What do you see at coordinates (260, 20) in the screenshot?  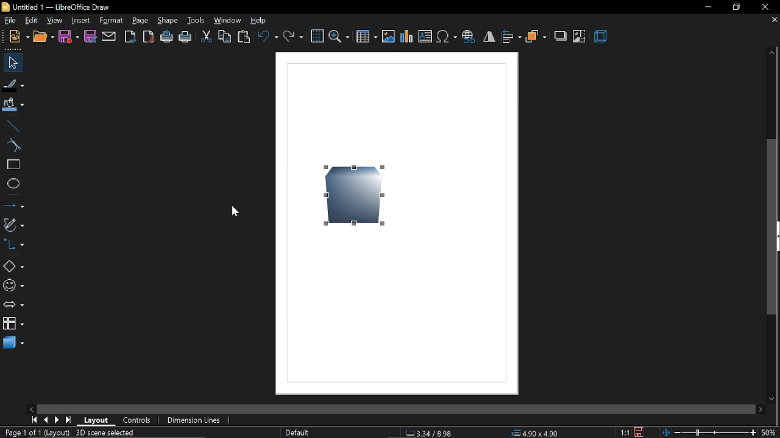 I see `help` at bounding box center [260, 20].